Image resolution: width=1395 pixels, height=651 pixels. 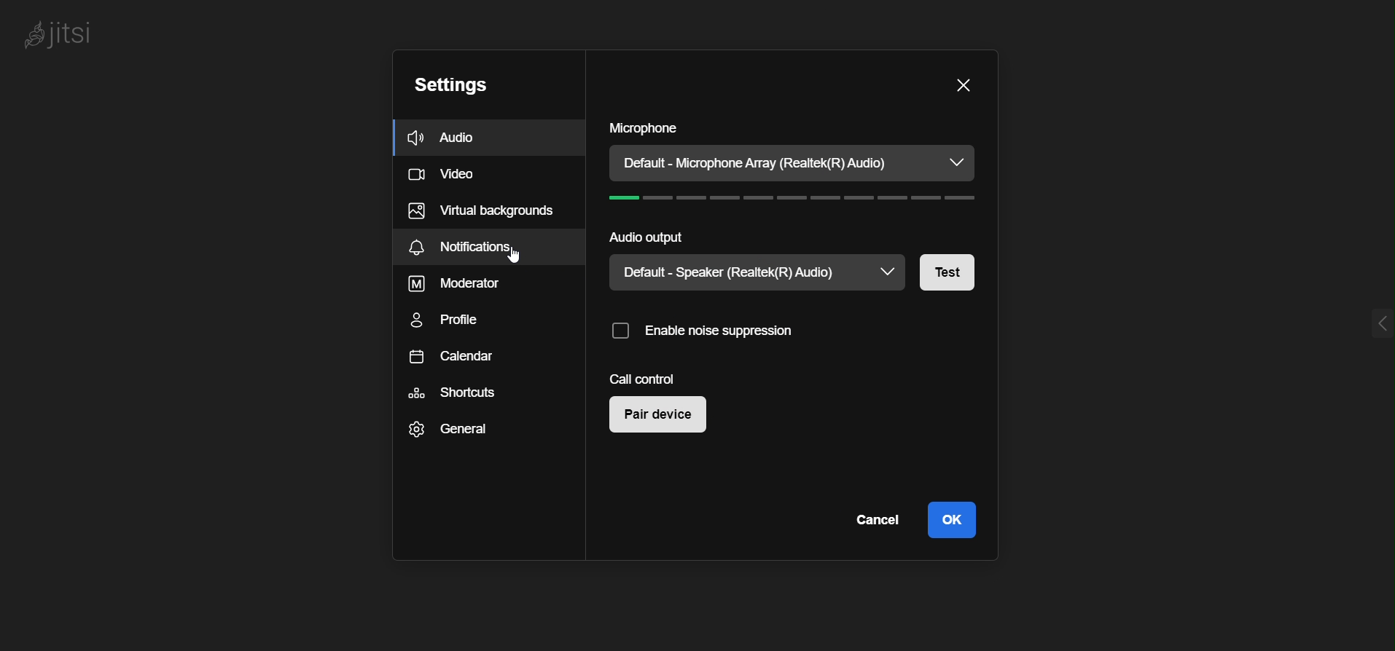 What do you see at coordinates (457, 323) in the screenshot?
I see `profile` at bounding box center [457, 323].